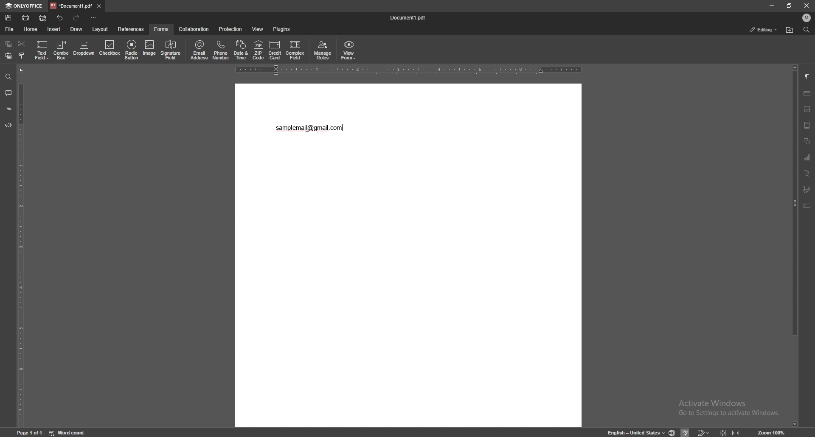 This screenshot has height=437, width=815. Describe the element at coordinates (67, 432) in the screenshot. I see `word count` at that location.